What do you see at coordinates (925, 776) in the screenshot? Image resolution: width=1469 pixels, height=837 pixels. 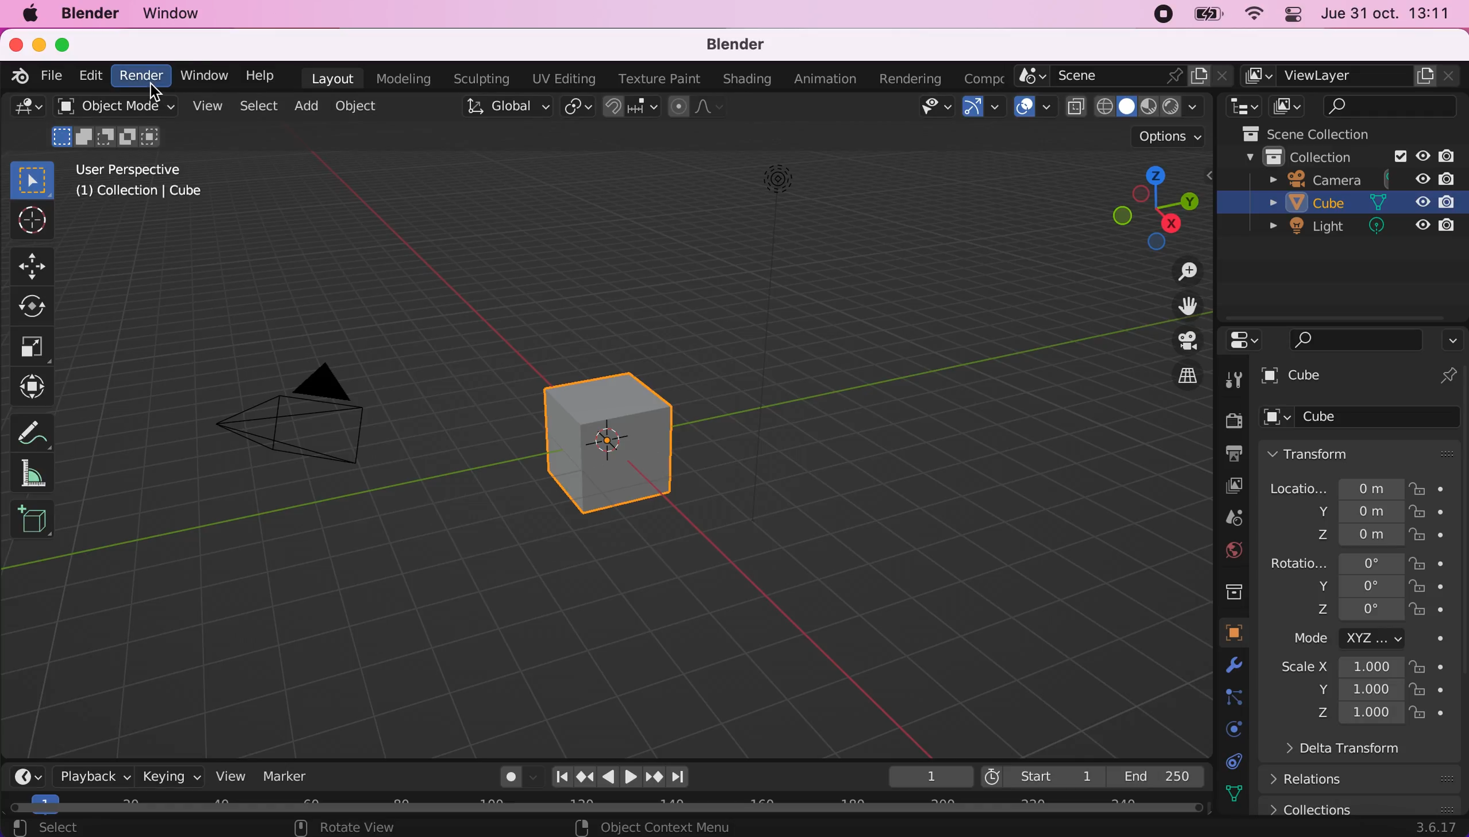 I see `1` at bounding box center [925, 776].